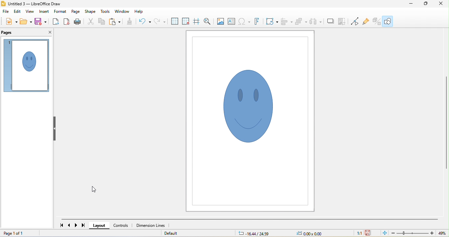 The image size is (449, 237). Describe the element at coordinates (368, 233) in the screenshot. I see `save` at that location.